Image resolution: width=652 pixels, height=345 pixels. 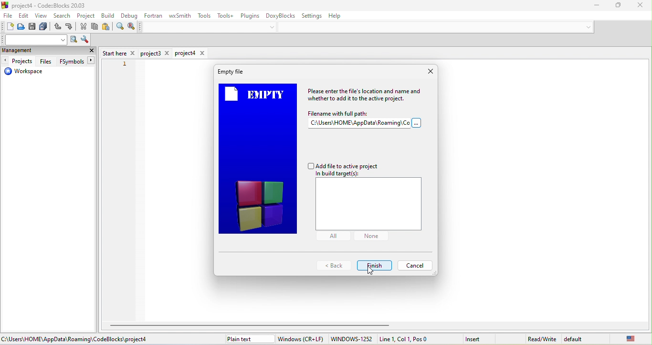 I want to click on show option window, so click(x=84, y=40).